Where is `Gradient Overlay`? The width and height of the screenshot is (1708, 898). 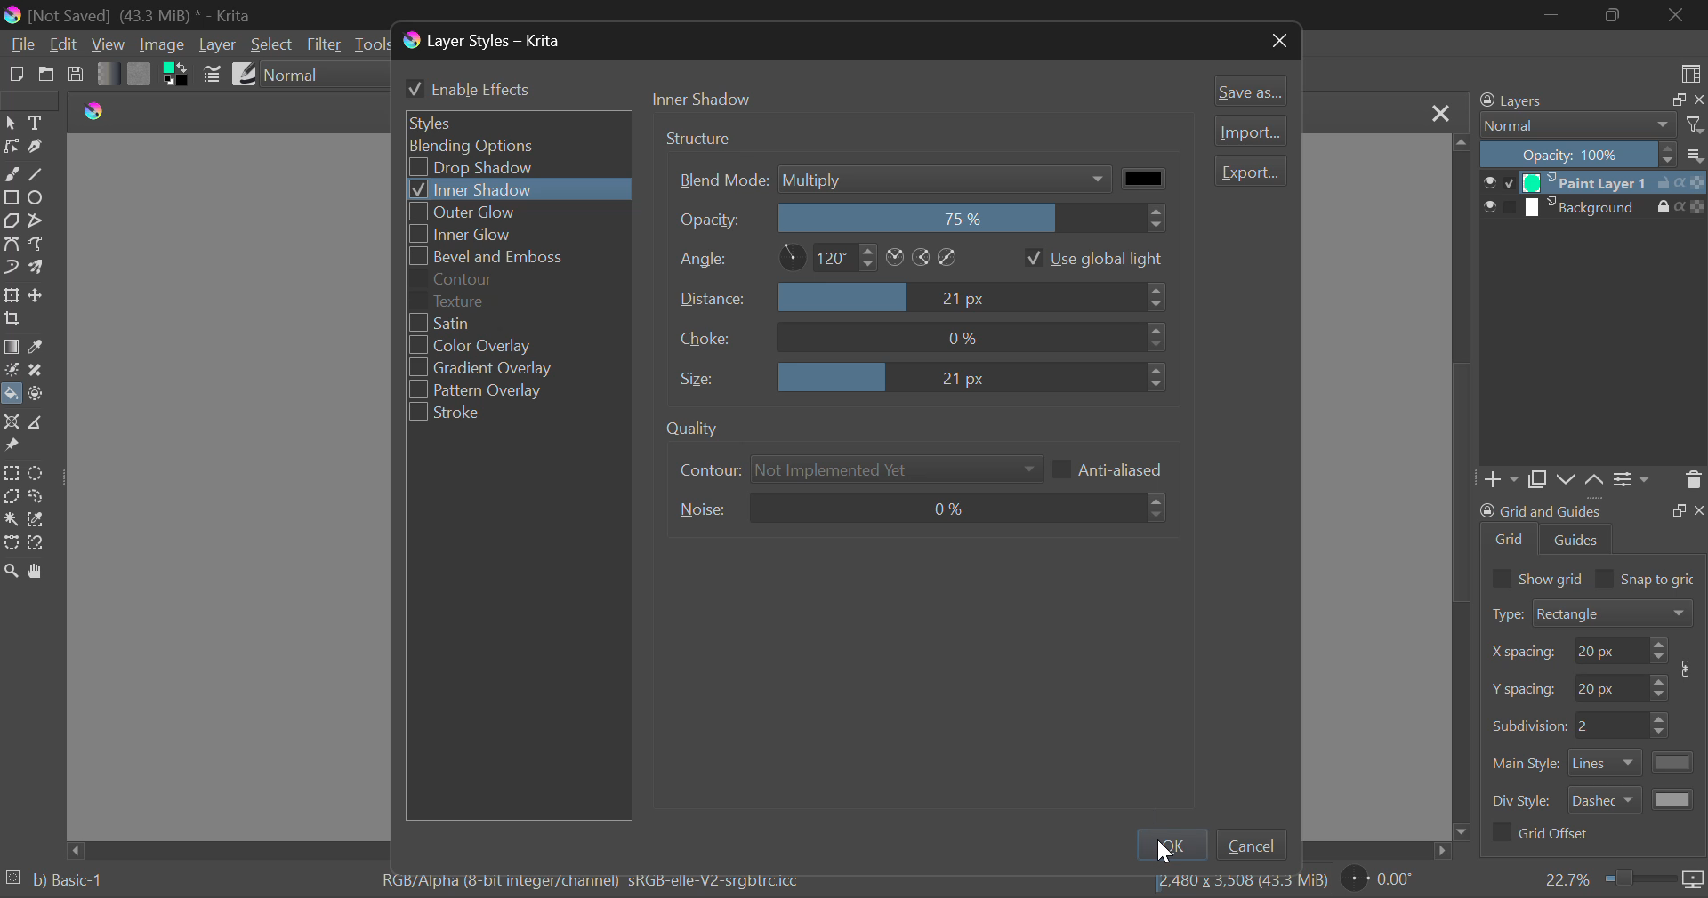
Gradient Overlay is located at coordinates (492, 368).